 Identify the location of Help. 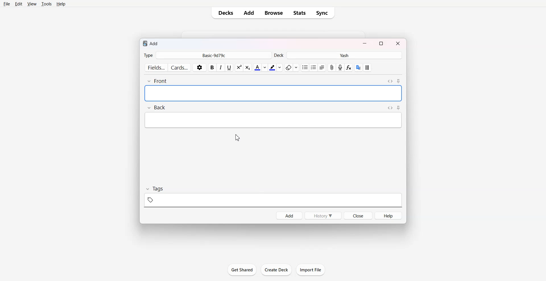
(388, 215).